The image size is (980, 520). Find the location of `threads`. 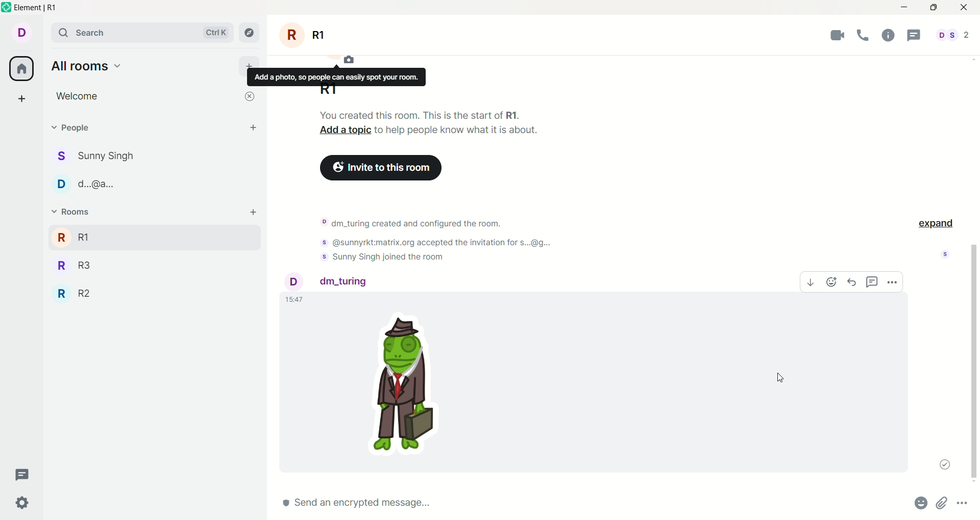

threads is located at coordinates (872, 282).